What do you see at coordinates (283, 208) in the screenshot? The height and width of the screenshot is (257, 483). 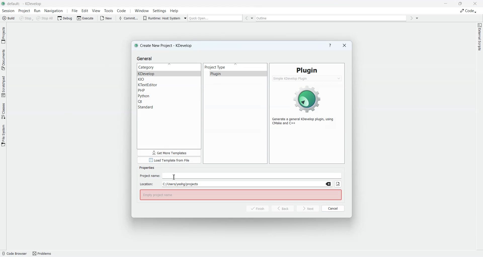 I see `back` at bounding box center [283, 208].